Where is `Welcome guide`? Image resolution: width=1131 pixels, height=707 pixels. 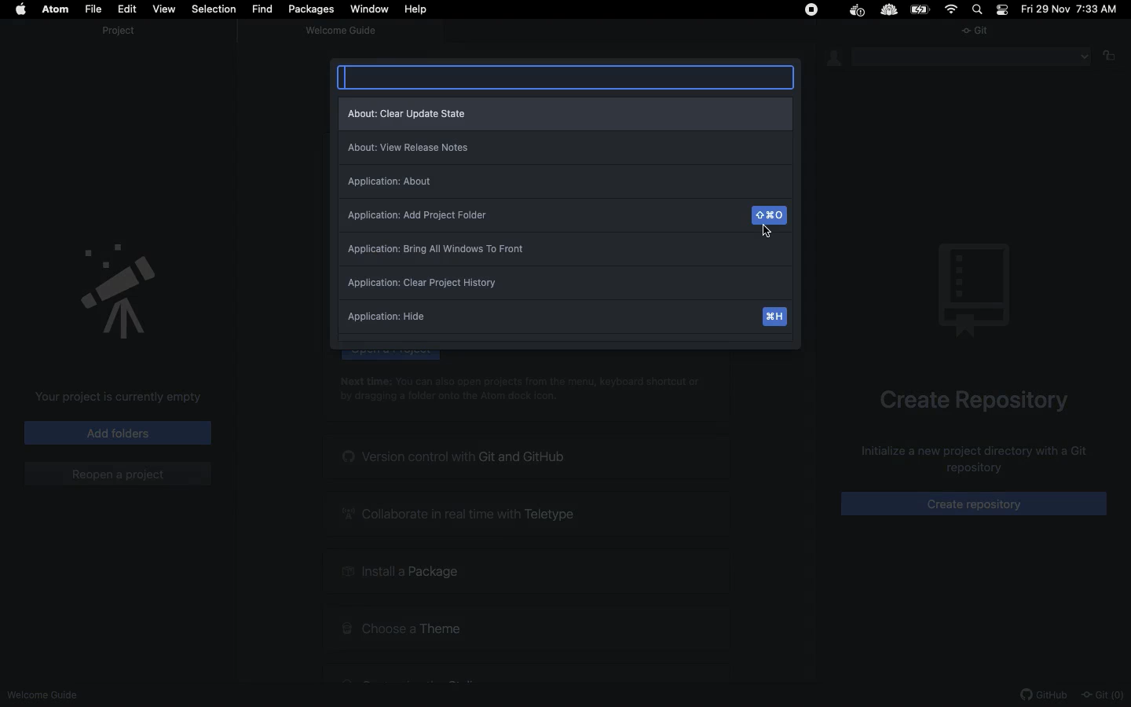 Welcome guide is located at coordinates (343, 32).